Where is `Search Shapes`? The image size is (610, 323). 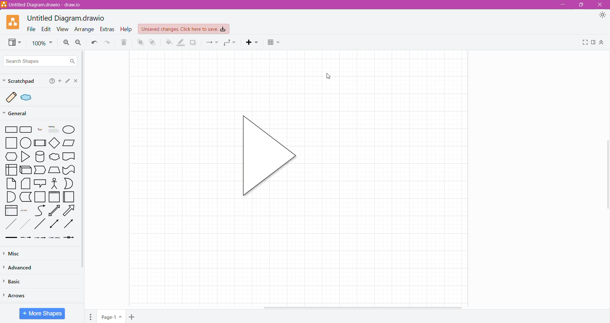 Search Shapes is located at coordinates (40, 61).